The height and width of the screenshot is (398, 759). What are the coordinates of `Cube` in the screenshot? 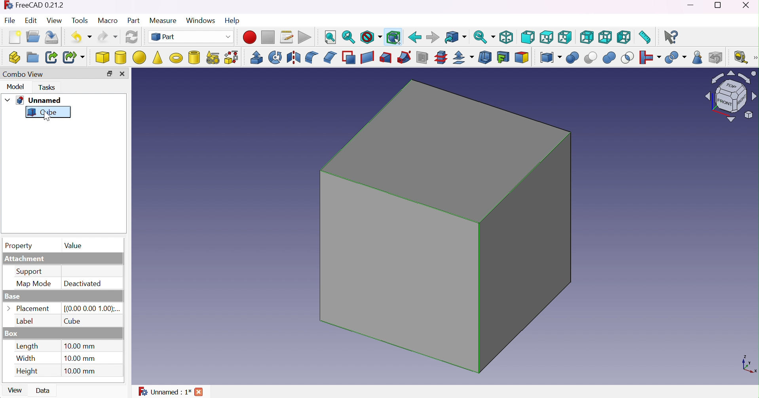 It's located at (74, 321).